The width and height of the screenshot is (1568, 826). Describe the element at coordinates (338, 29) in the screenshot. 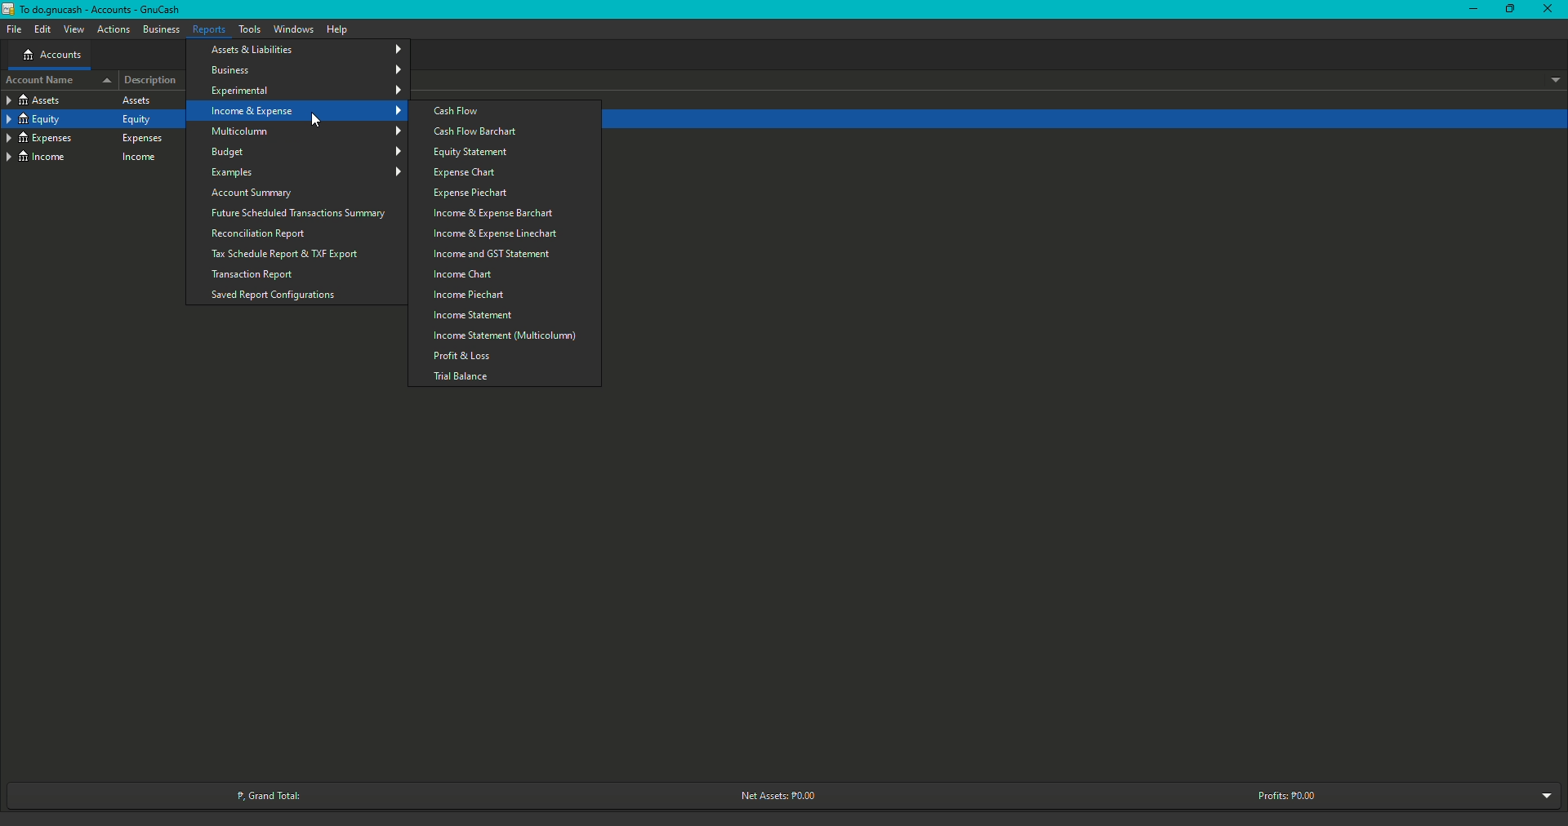

I see `Help` at that location.